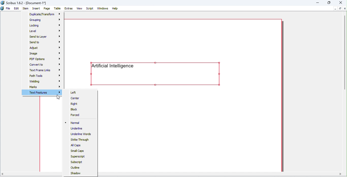 The width and height of the screenshot is (347, 177). I want to click on Underline words, so click(83, 134).